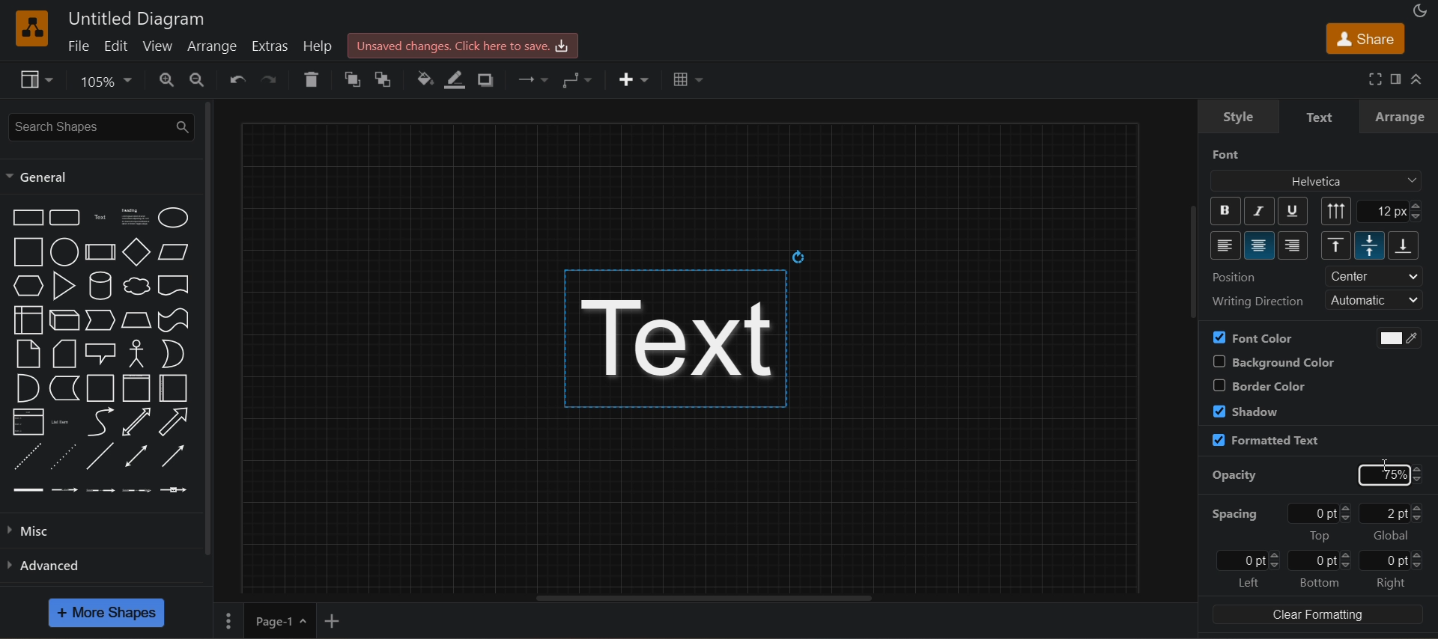  Describe the element at coordinates (137, 252) in the screenshot. I see `diamond` at that location.